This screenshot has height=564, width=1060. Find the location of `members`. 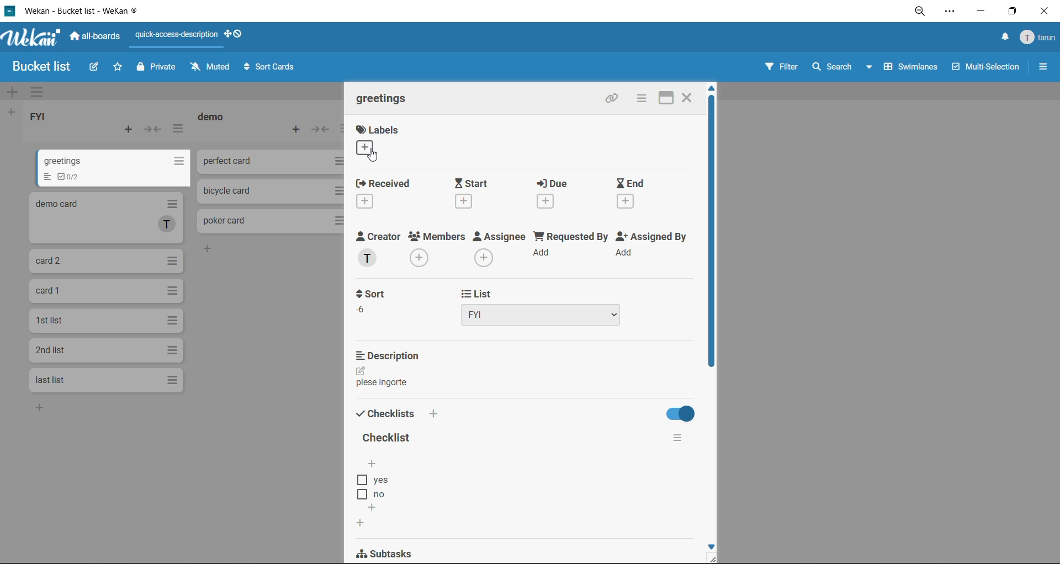

members is located at coordinates (436, 248).